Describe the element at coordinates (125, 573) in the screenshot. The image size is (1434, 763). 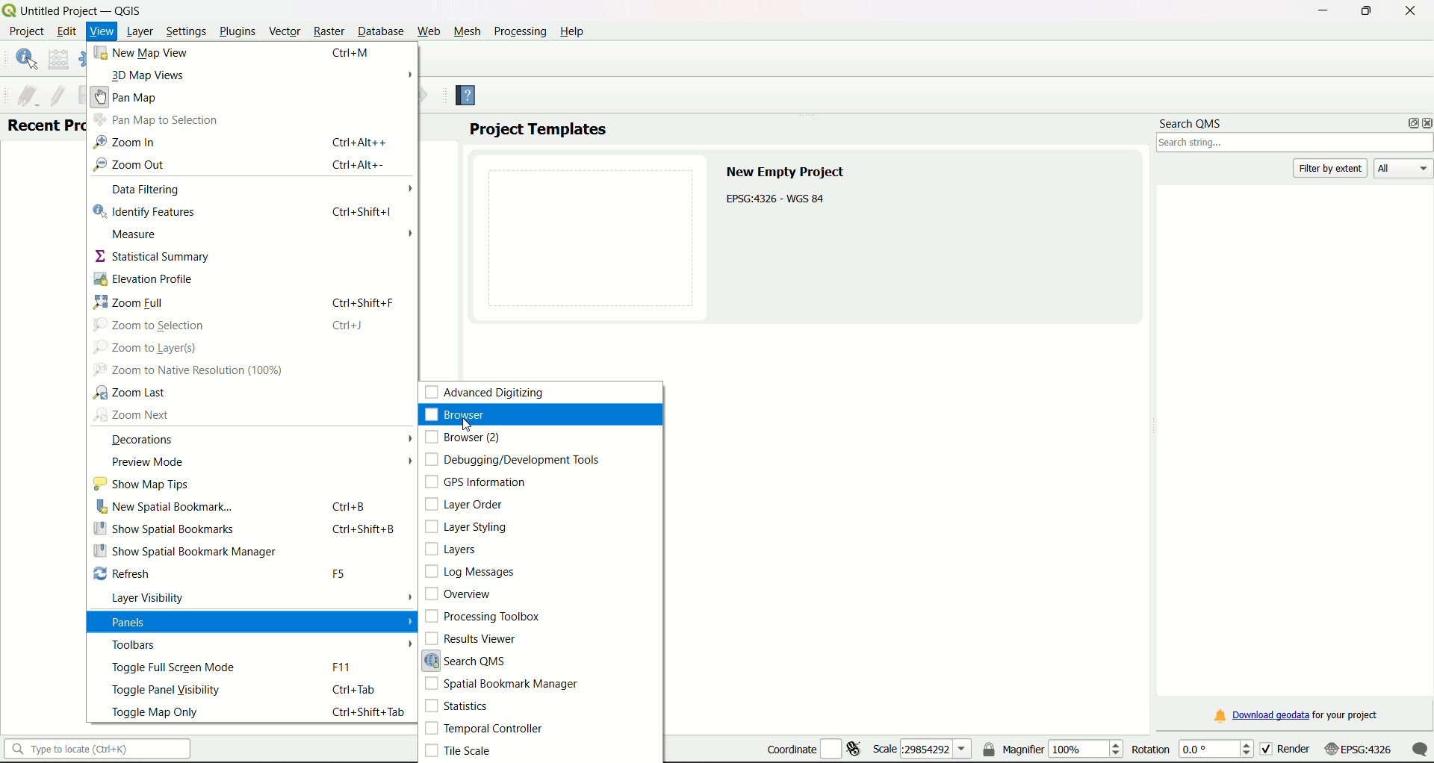
I see `refresh` at that location.